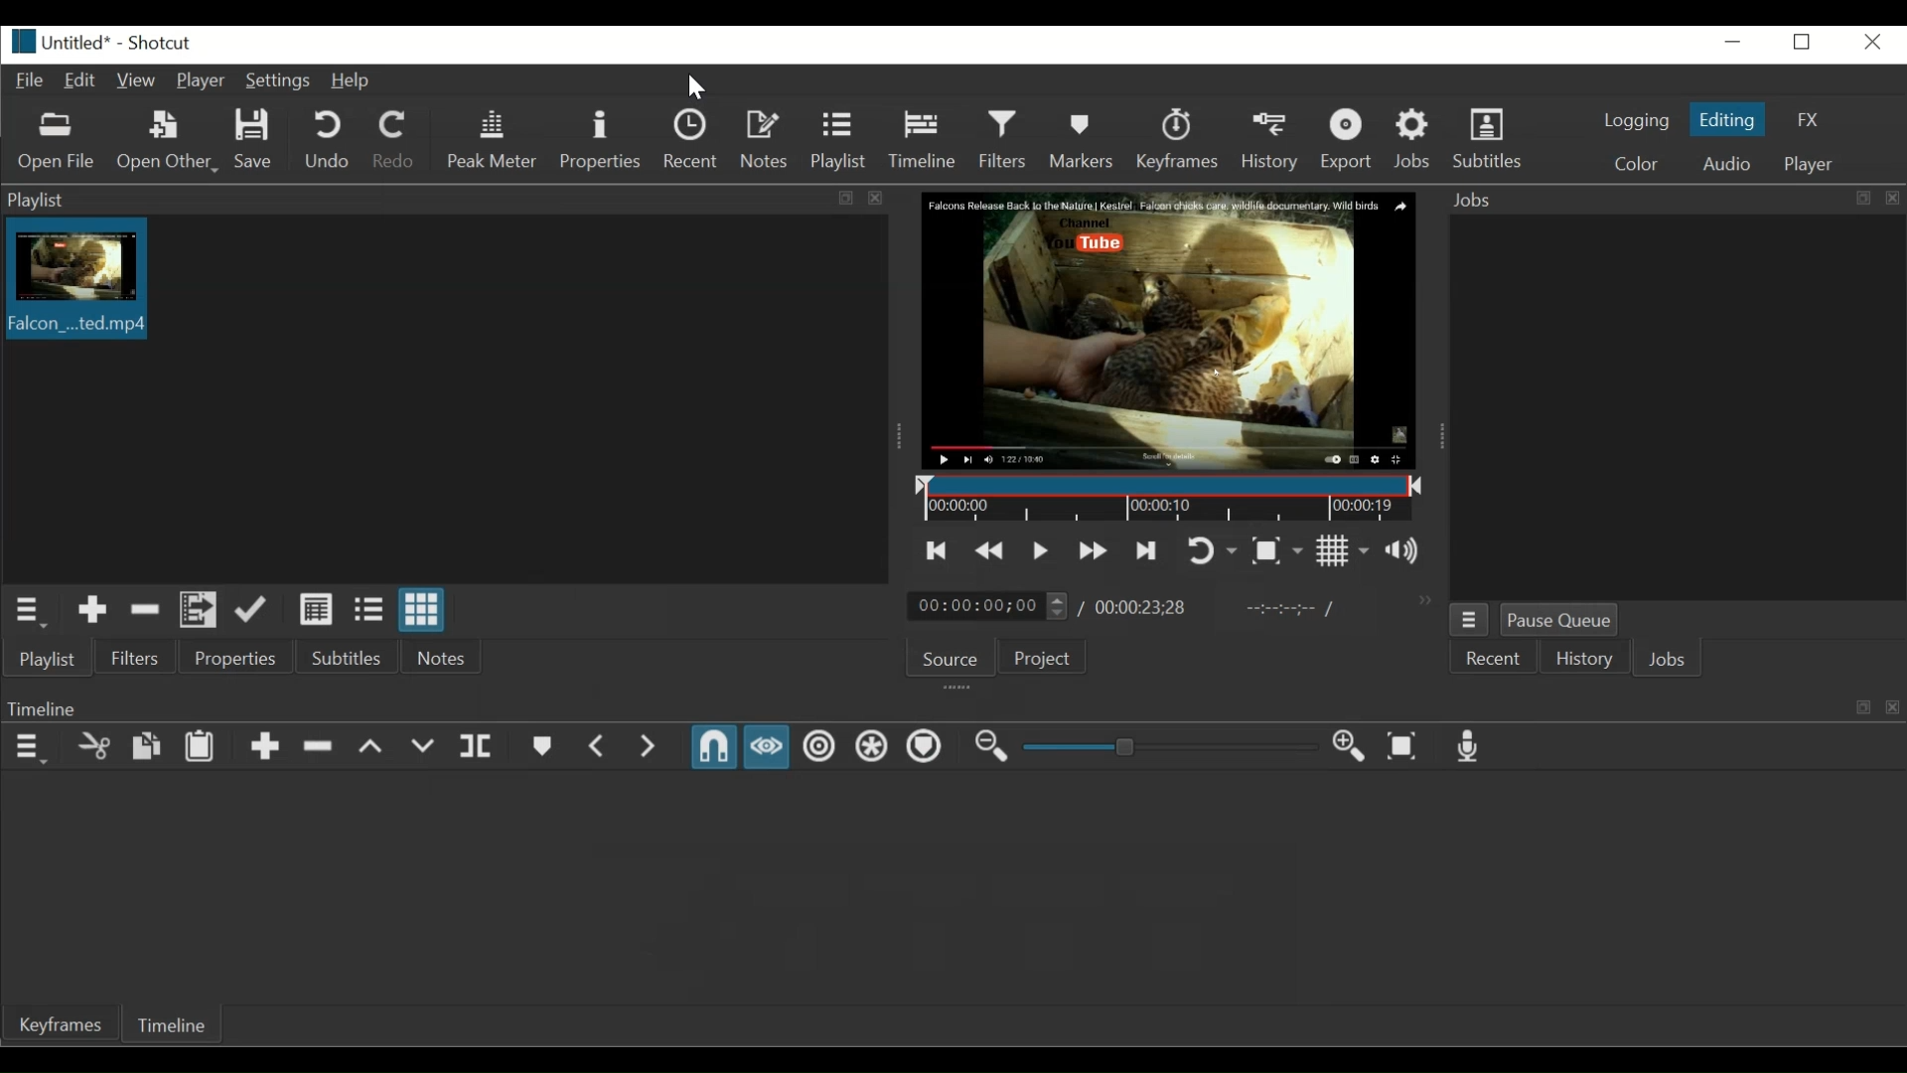  I want to click on Player, so click(204, 82).